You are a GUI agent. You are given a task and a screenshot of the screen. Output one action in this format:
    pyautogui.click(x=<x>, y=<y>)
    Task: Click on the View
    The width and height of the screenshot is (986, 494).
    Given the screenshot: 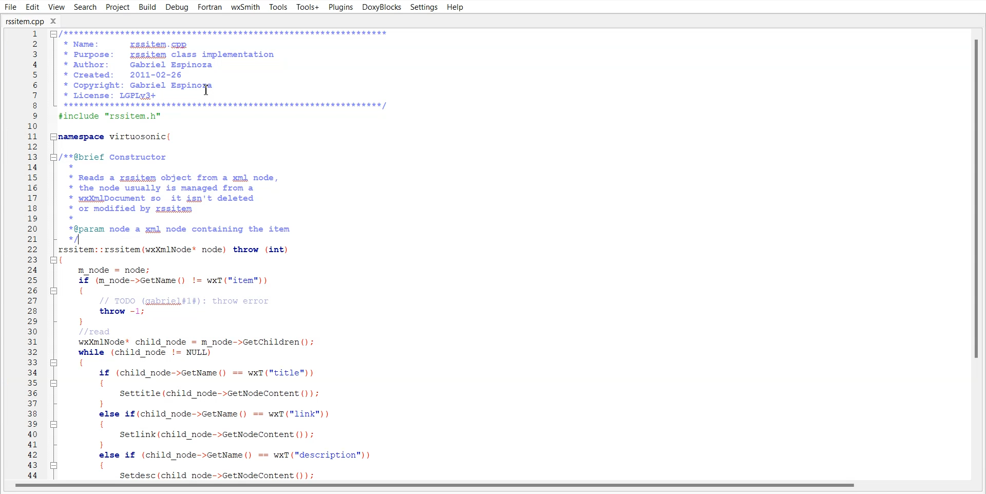 What is the action you would take?
    pyautogui.click(x=57, y=7)
    